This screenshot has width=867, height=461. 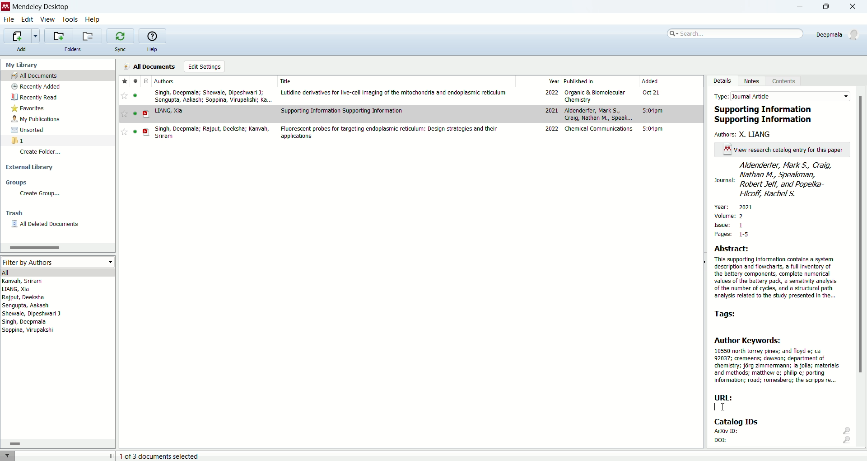 I want to click on tags: , so click(x=729, y=314).